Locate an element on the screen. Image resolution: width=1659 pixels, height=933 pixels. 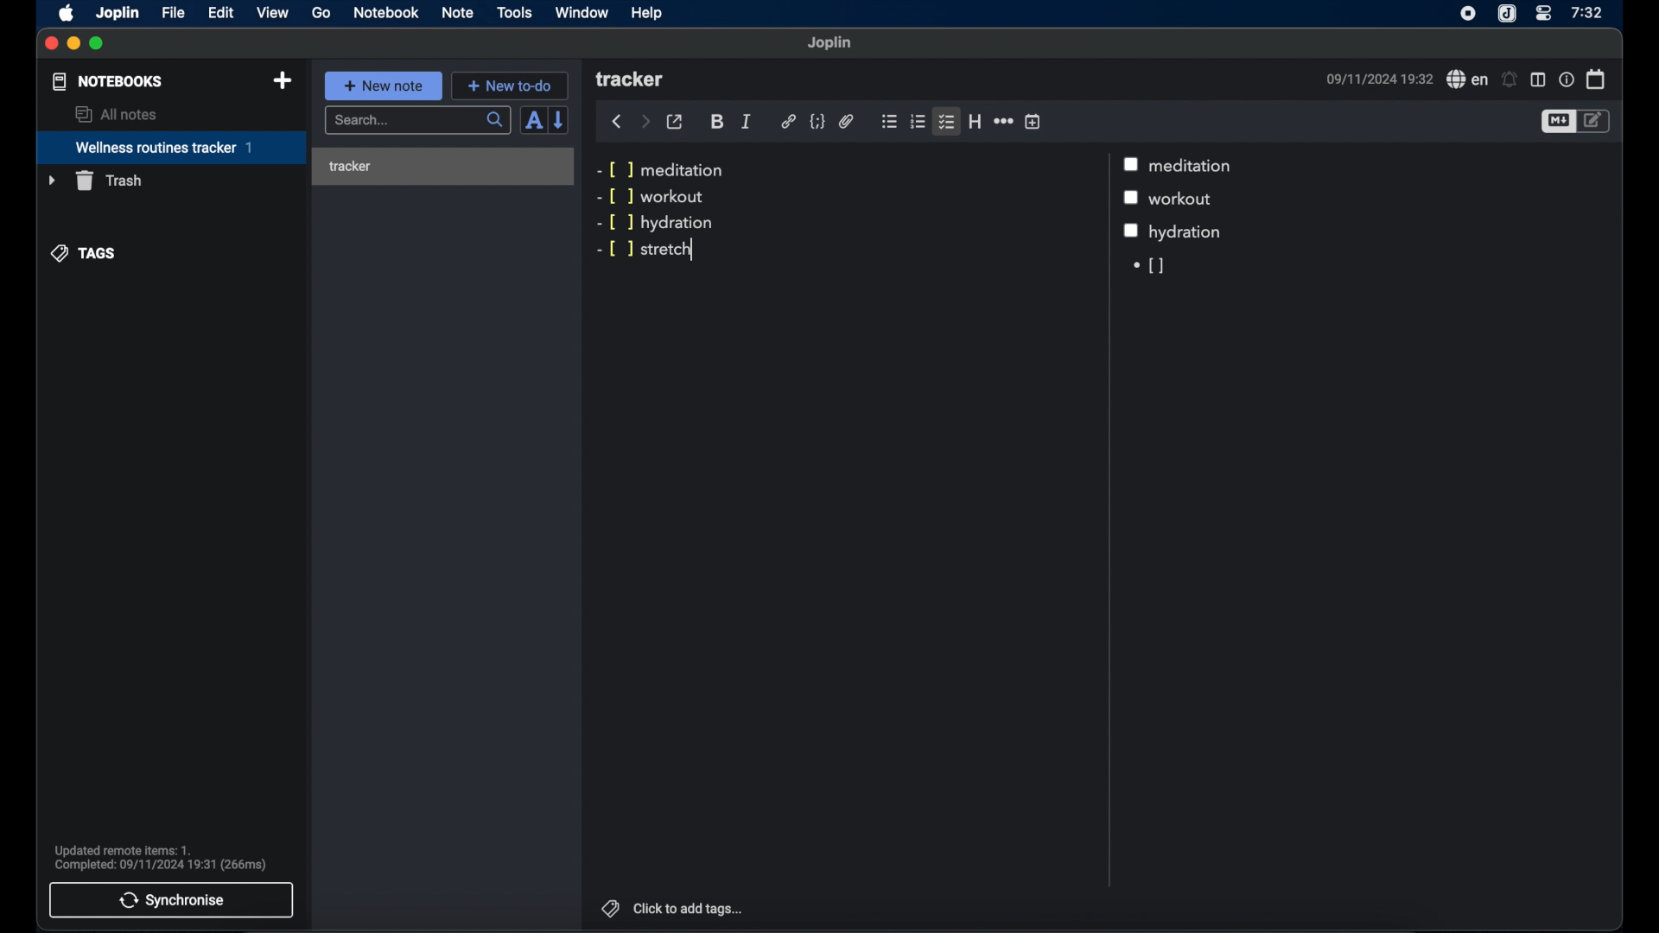
toggle editor is located at coordinates (1557, 121).